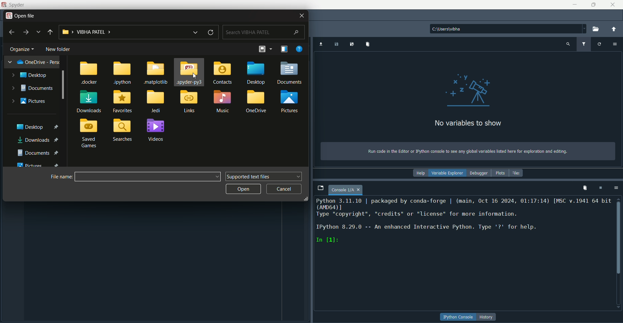 This screenshot has width=623, height=323. What do you see at coordinates (122, 101) in the screenshot?
I see `folder` at bounding box center [122, 101].